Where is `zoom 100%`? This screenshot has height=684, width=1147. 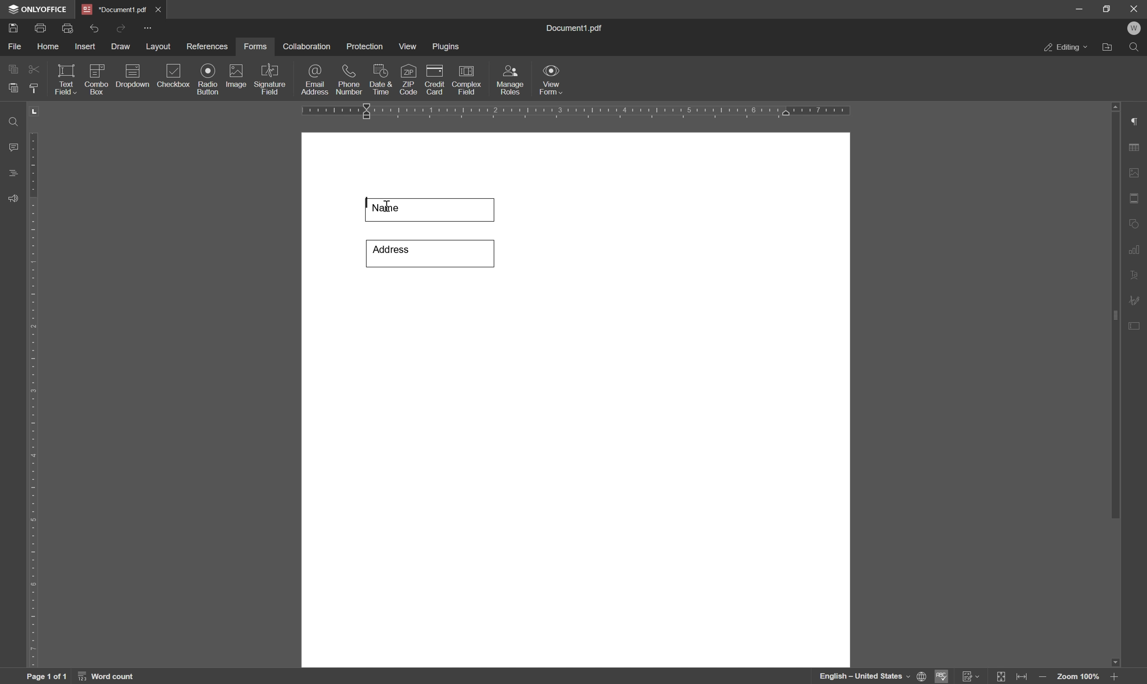 zoom 100% is located at coordinates (1077, 677).